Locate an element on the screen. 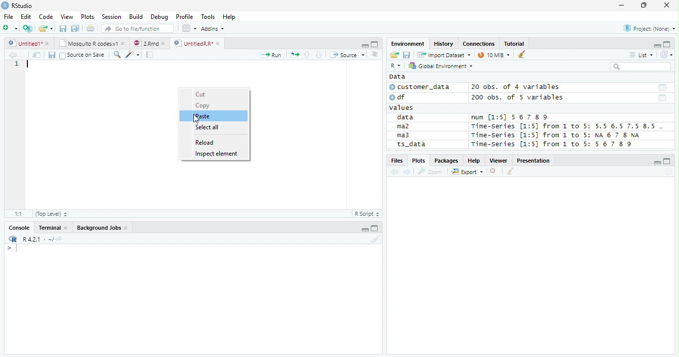 This screenshot has width=679, height=357. Time-Series [1:5] from 1 to 5: 56 7 8 9 is located at coordinates (553, 144).